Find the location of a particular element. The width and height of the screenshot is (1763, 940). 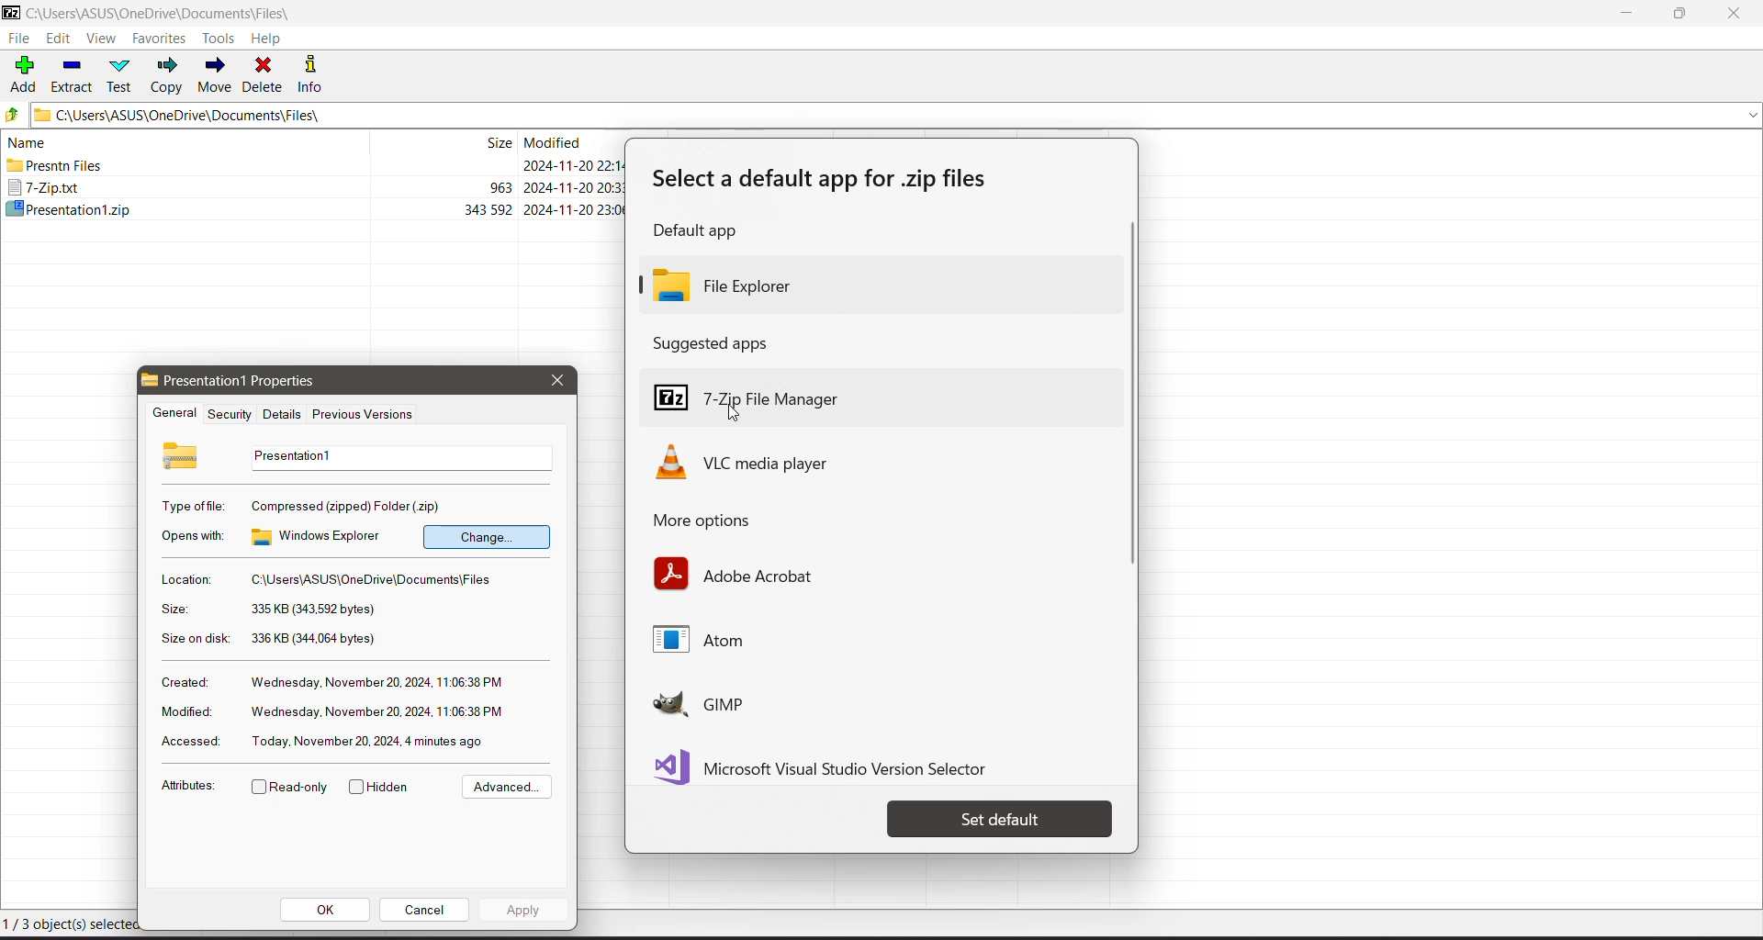

Location is located at coordinates (185, 579).